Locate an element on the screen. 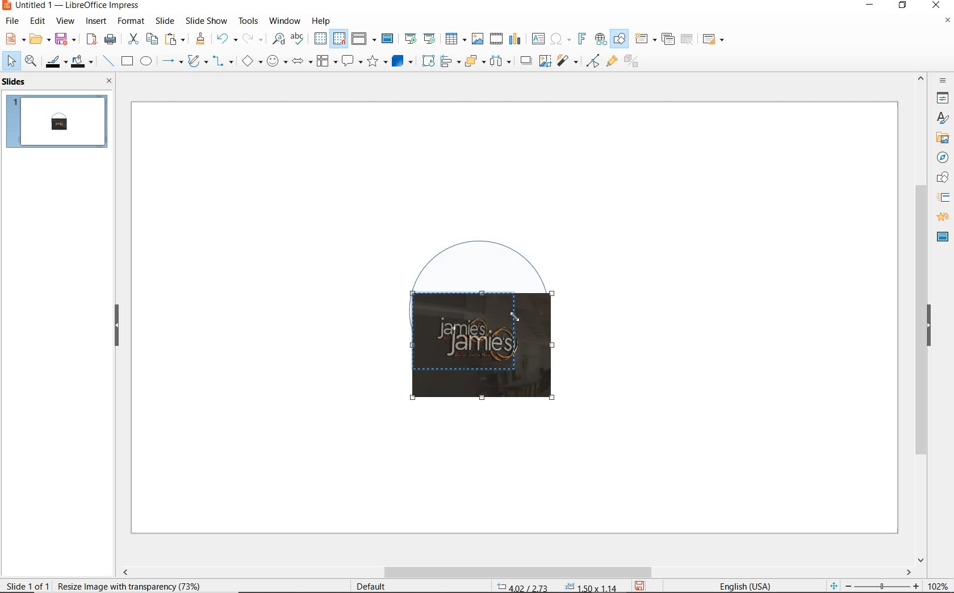  master slide is located at coordinates (389, 39).